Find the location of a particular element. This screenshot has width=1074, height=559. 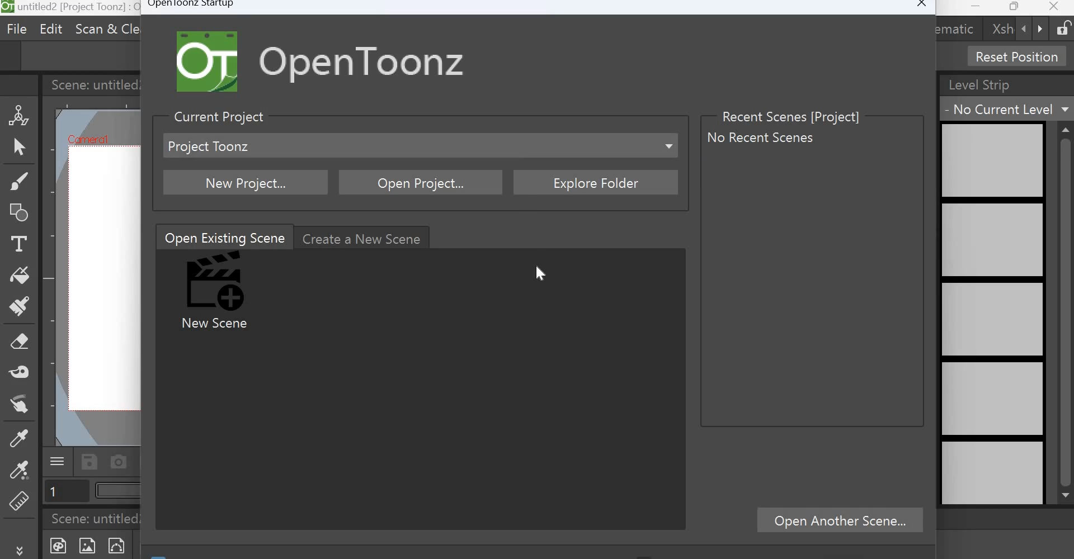

Style Picker tool is located at coordinates (17, 442).